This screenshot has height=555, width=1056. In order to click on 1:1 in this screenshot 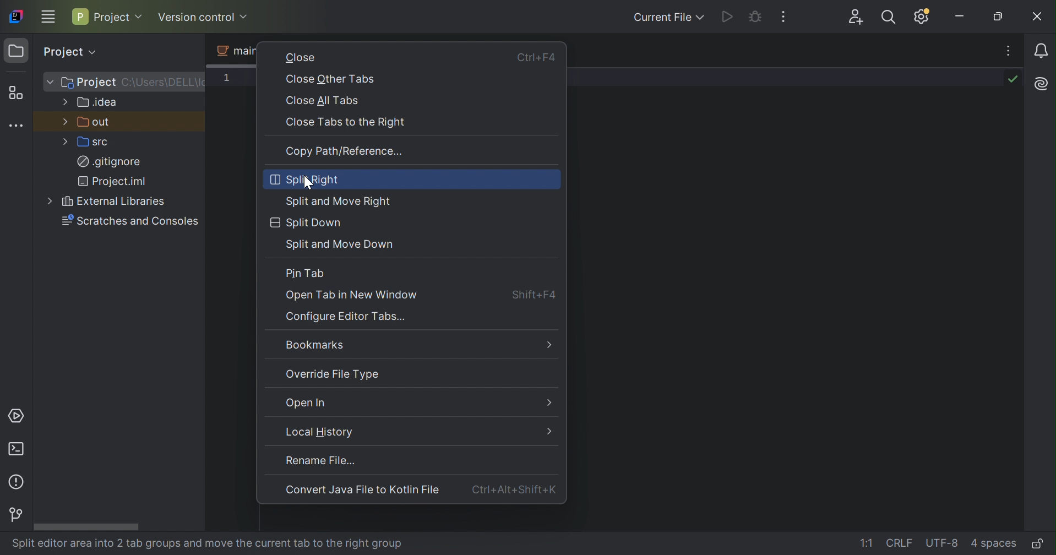, I will do `click(867, 545)`.